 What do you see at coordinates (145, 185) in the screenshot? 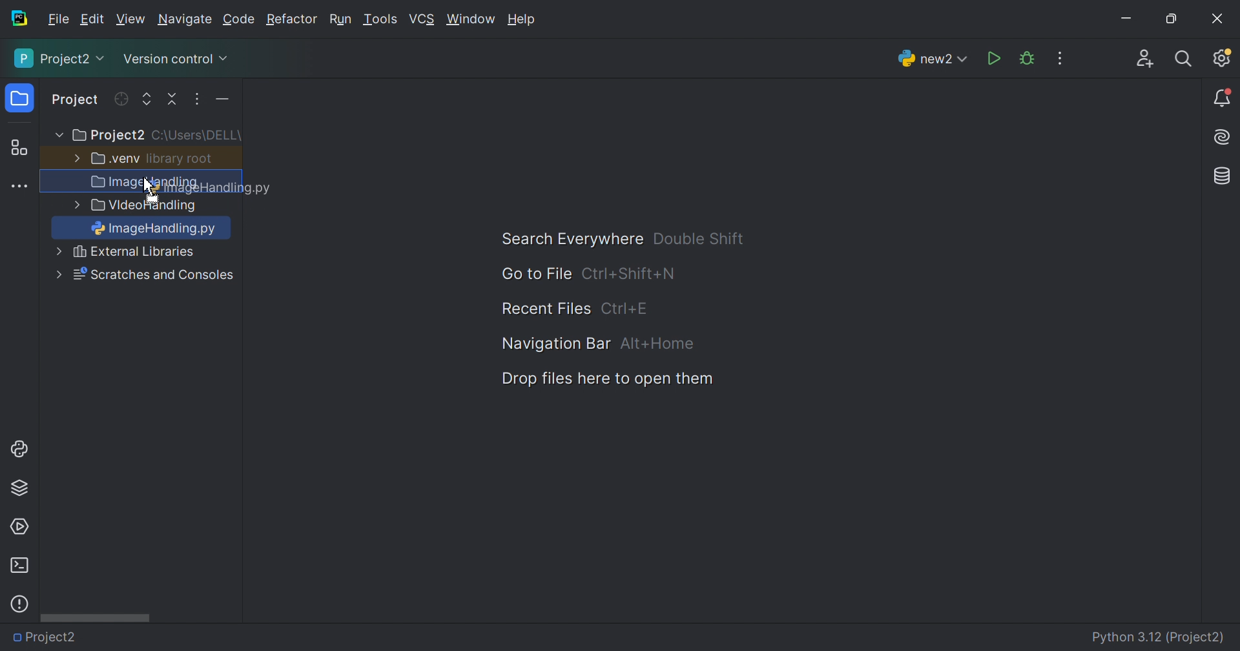
I see `Cursor` at bounding box center [145, 185].